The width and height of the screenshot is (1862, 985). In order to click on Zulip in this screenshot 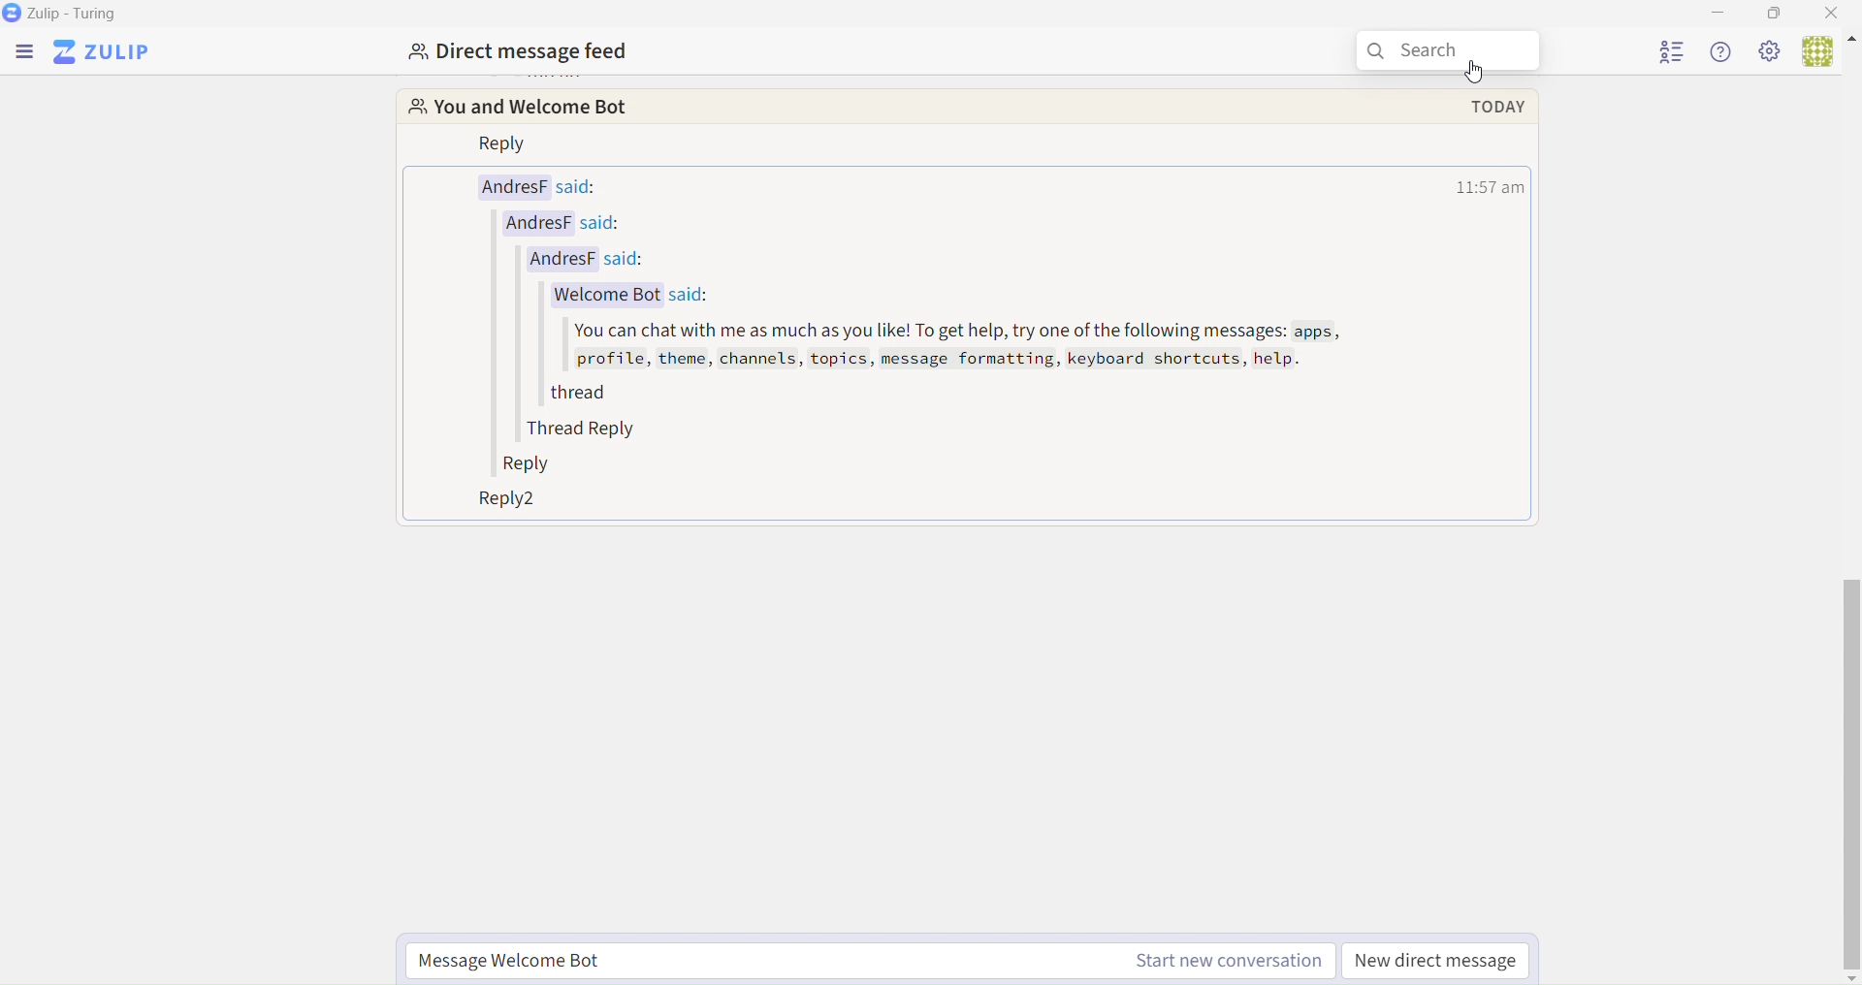, I will do `click(62, 14)`.